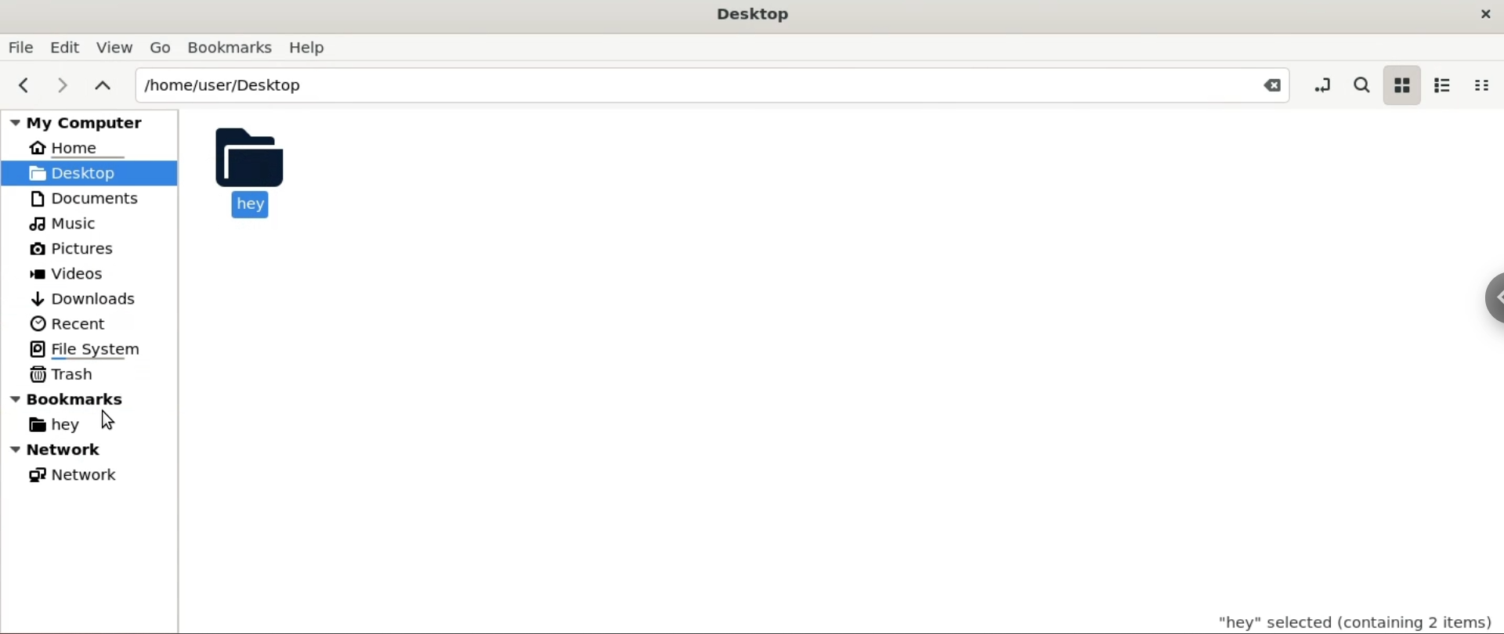 This screenshot has width=1504, height=634. I want to click on toggle location entry, so click(1318, 85).